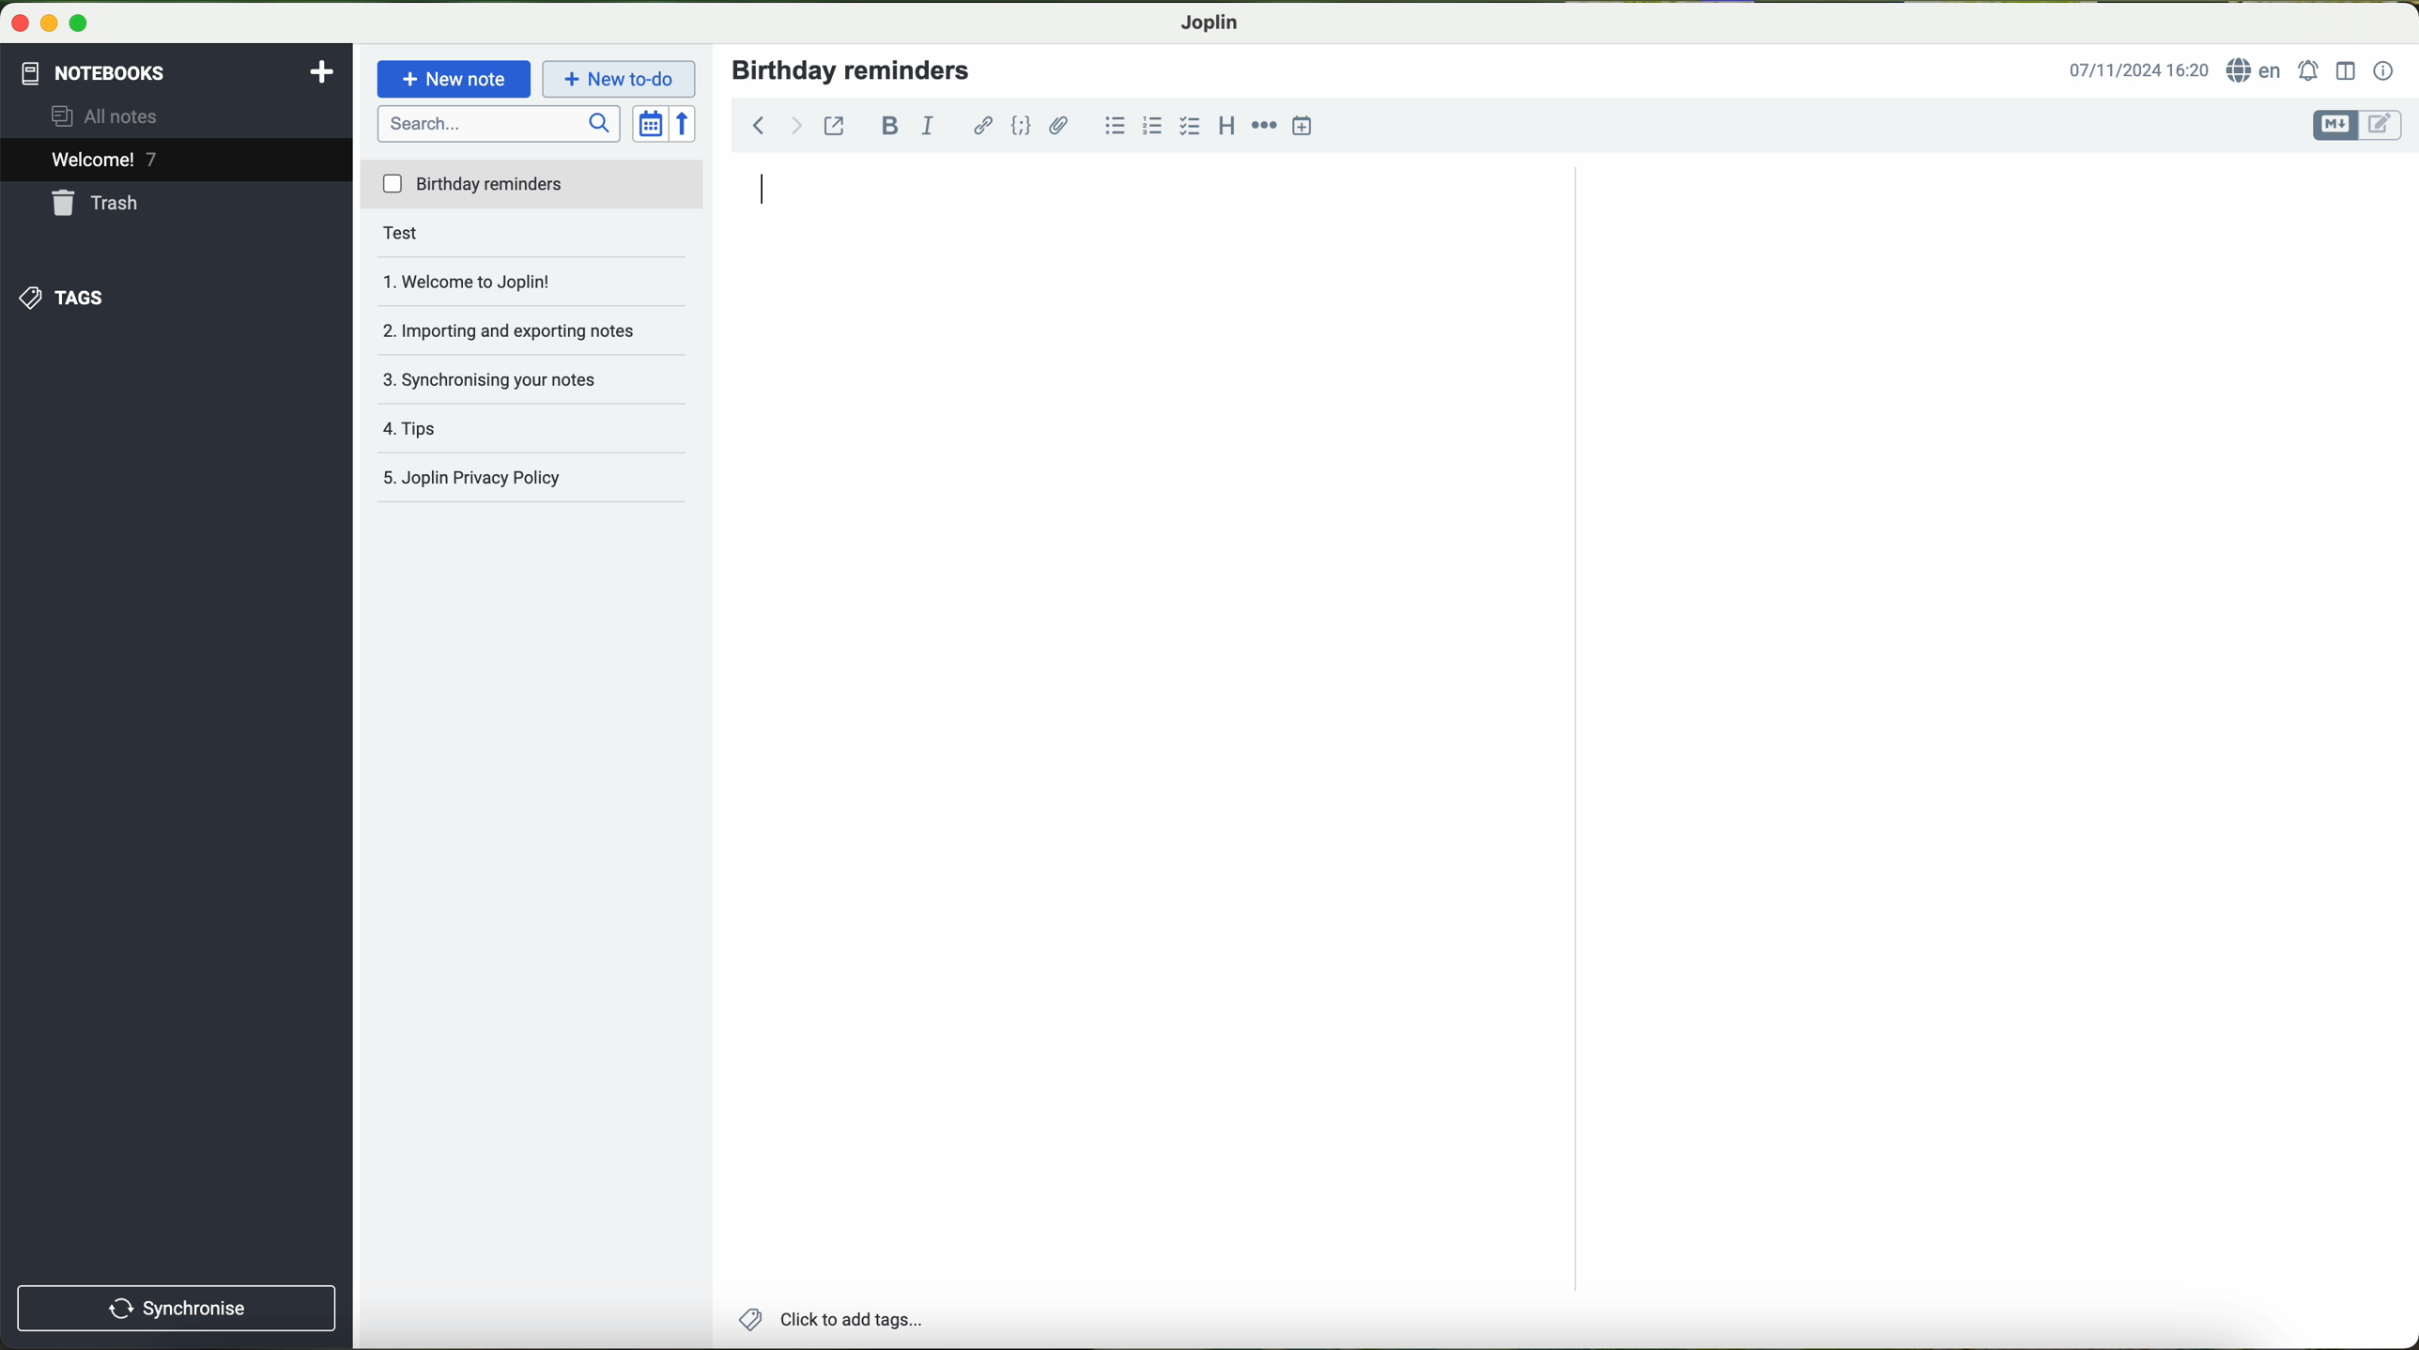  What do you see at coordinates (835, 125) in the screenshot?
I see `toggle external editing` at bounding box center [835, 125].